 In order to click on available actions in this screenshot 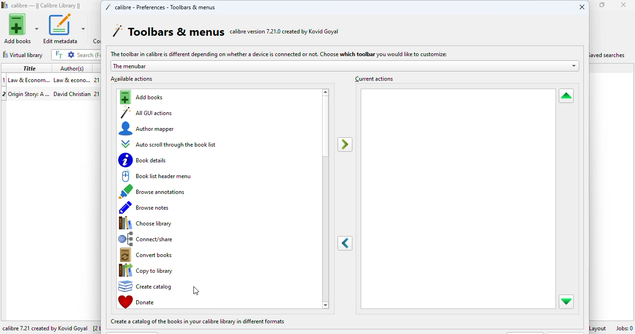, I will do `click(132, 79)`.